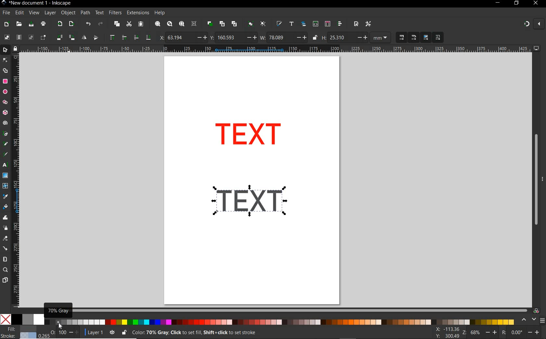  Describe the element at coordinates (5, 218) in the screenshot. I see `tweak tool` at that location.